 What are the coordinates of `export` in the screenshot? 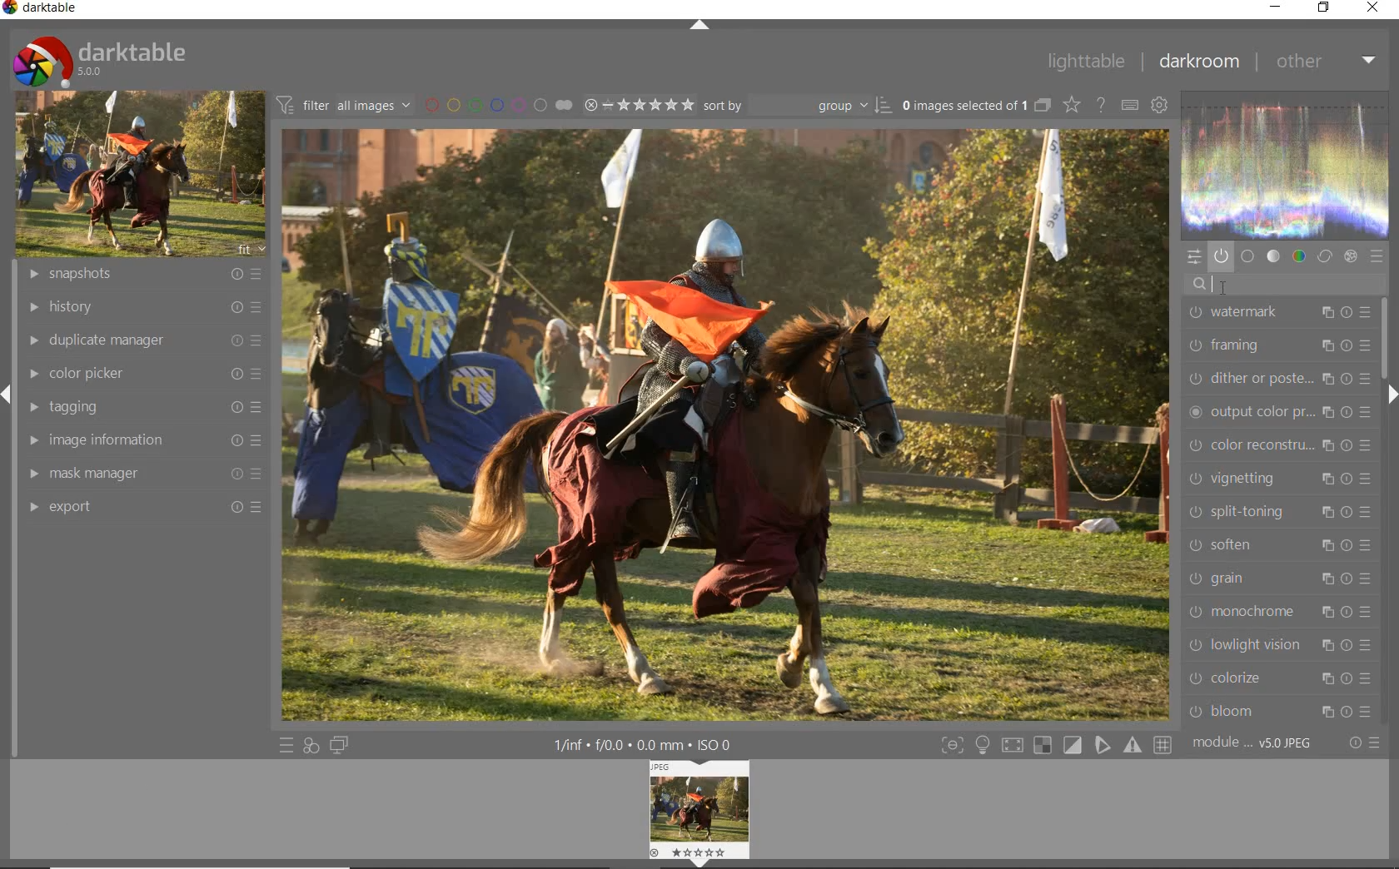 It's located at (141, 507).